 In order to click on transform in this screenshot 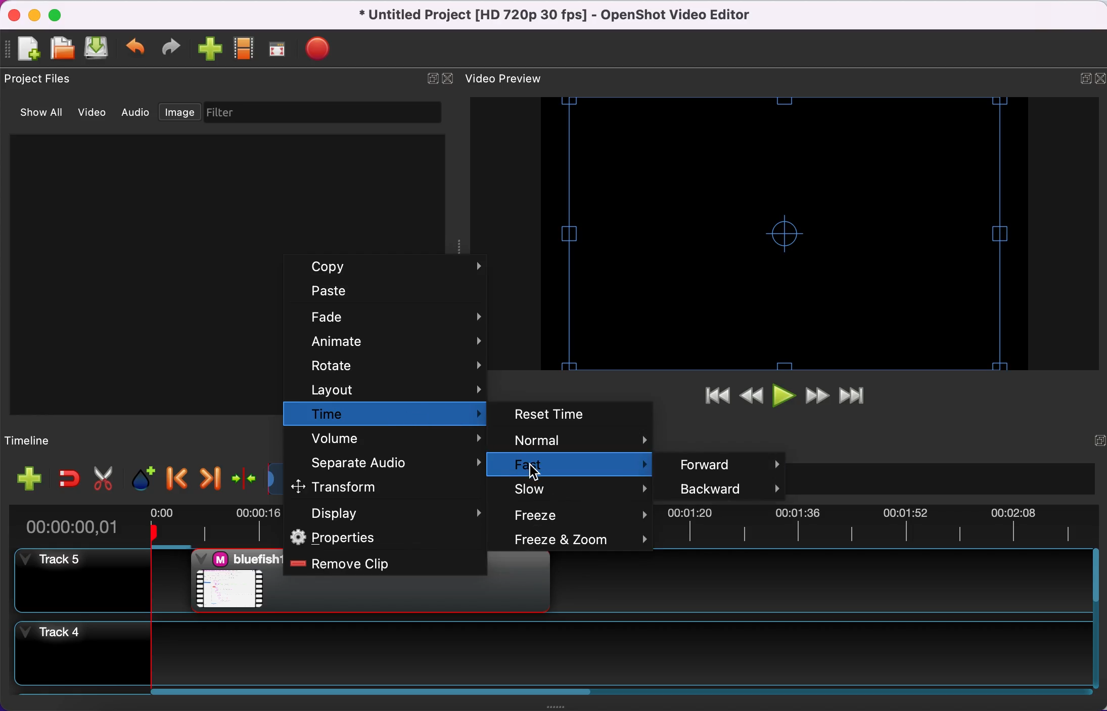, I will do `click(379, 487)`.